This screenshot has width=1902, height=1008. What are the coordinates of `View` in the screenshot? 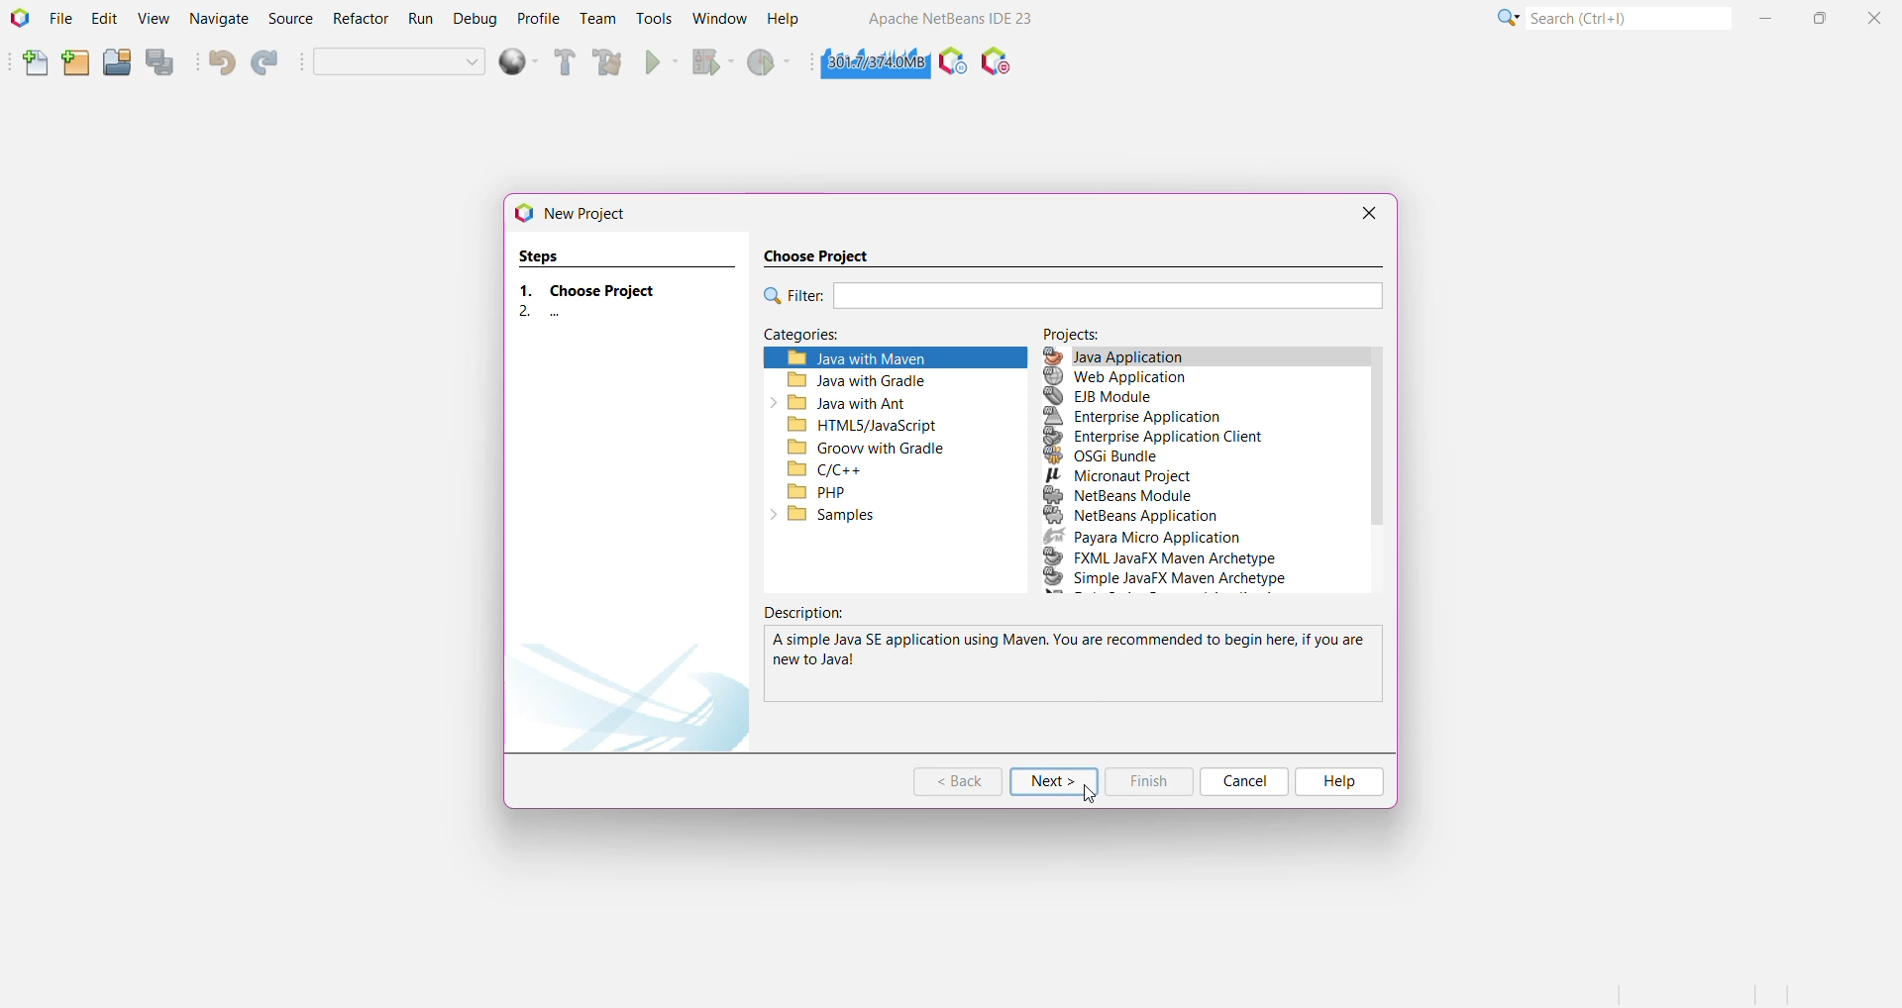 It's located at (154, 21).